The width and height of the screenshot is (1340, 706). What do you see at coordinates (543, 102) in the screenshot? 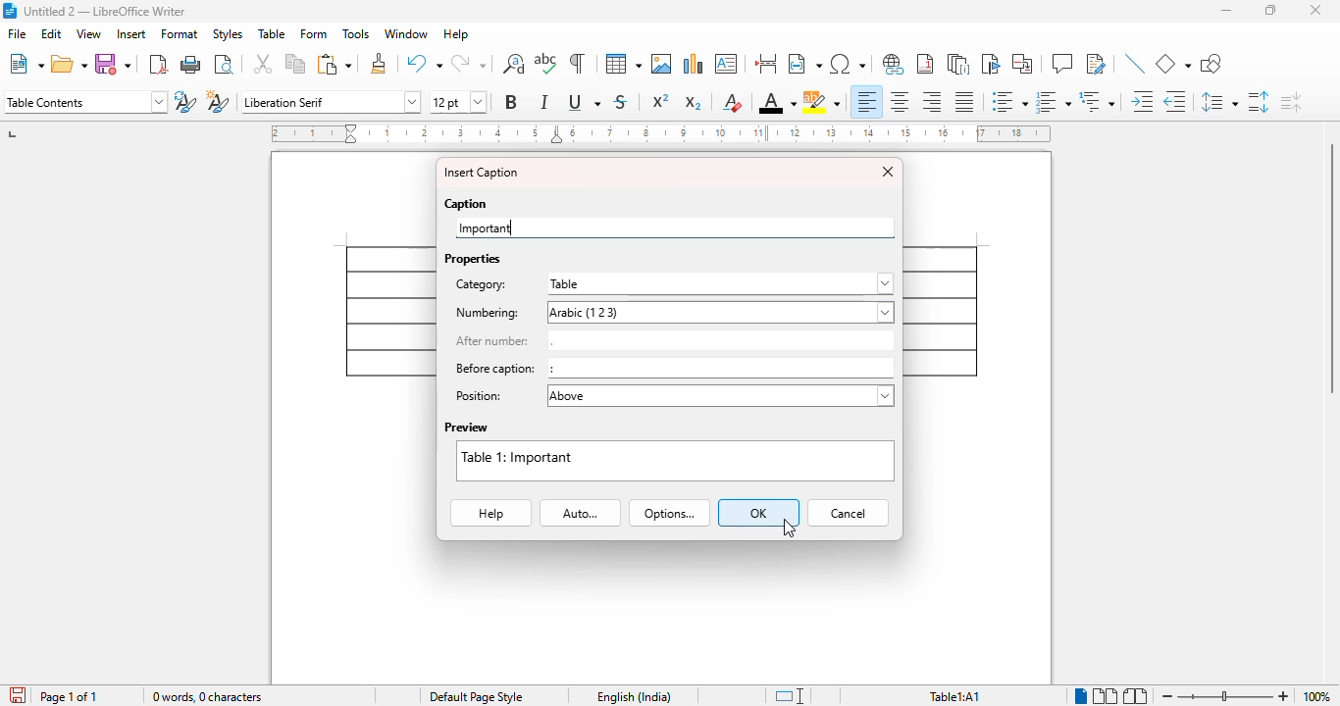
I see `italic` at bounding box center [543, 102].